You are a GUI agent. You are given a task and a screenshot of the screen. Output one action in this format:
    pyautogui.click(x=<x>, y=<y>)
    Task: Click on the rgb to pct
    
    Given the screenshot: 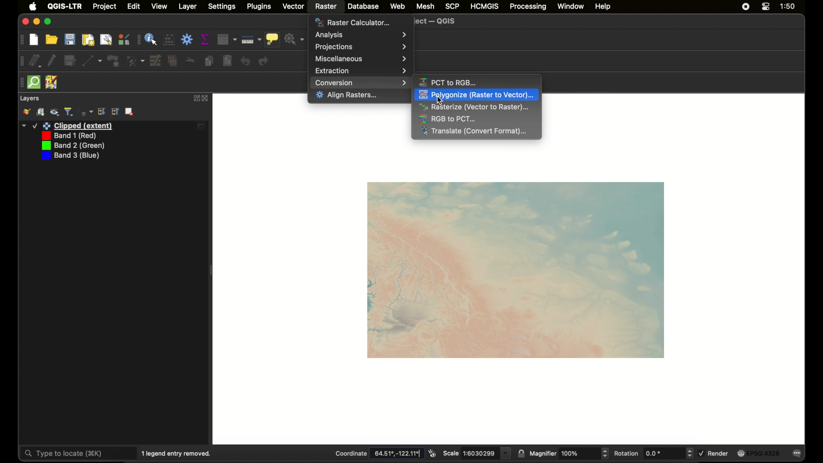 What is the action you would take?
    pyautogui.click(x=448, y=119)
    